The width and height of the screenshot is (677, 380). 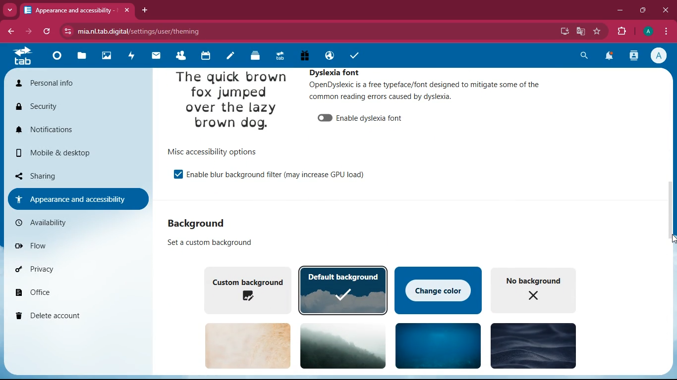 What do you see at coordinates (341, 71) in the screenshot?
I see `dyslexia font` at bounding box center [341, 71].